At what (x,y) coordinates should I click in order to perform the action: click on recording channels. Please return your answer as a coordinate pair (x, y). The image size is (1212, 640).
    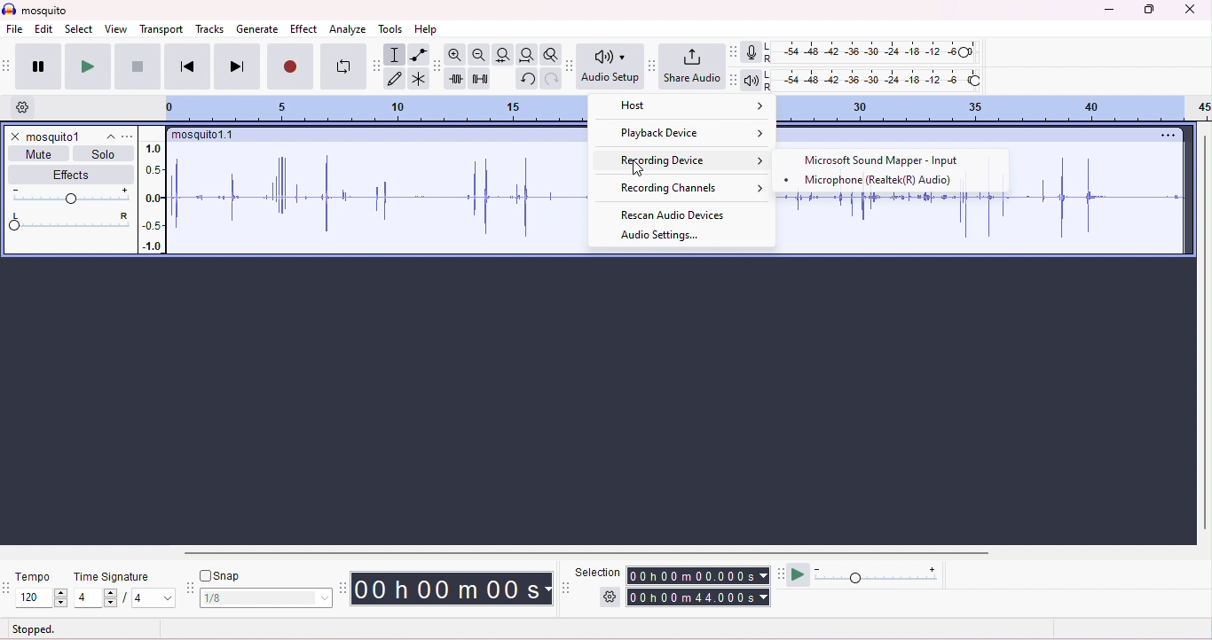
    Looking at the image, I should click on (681, 187).